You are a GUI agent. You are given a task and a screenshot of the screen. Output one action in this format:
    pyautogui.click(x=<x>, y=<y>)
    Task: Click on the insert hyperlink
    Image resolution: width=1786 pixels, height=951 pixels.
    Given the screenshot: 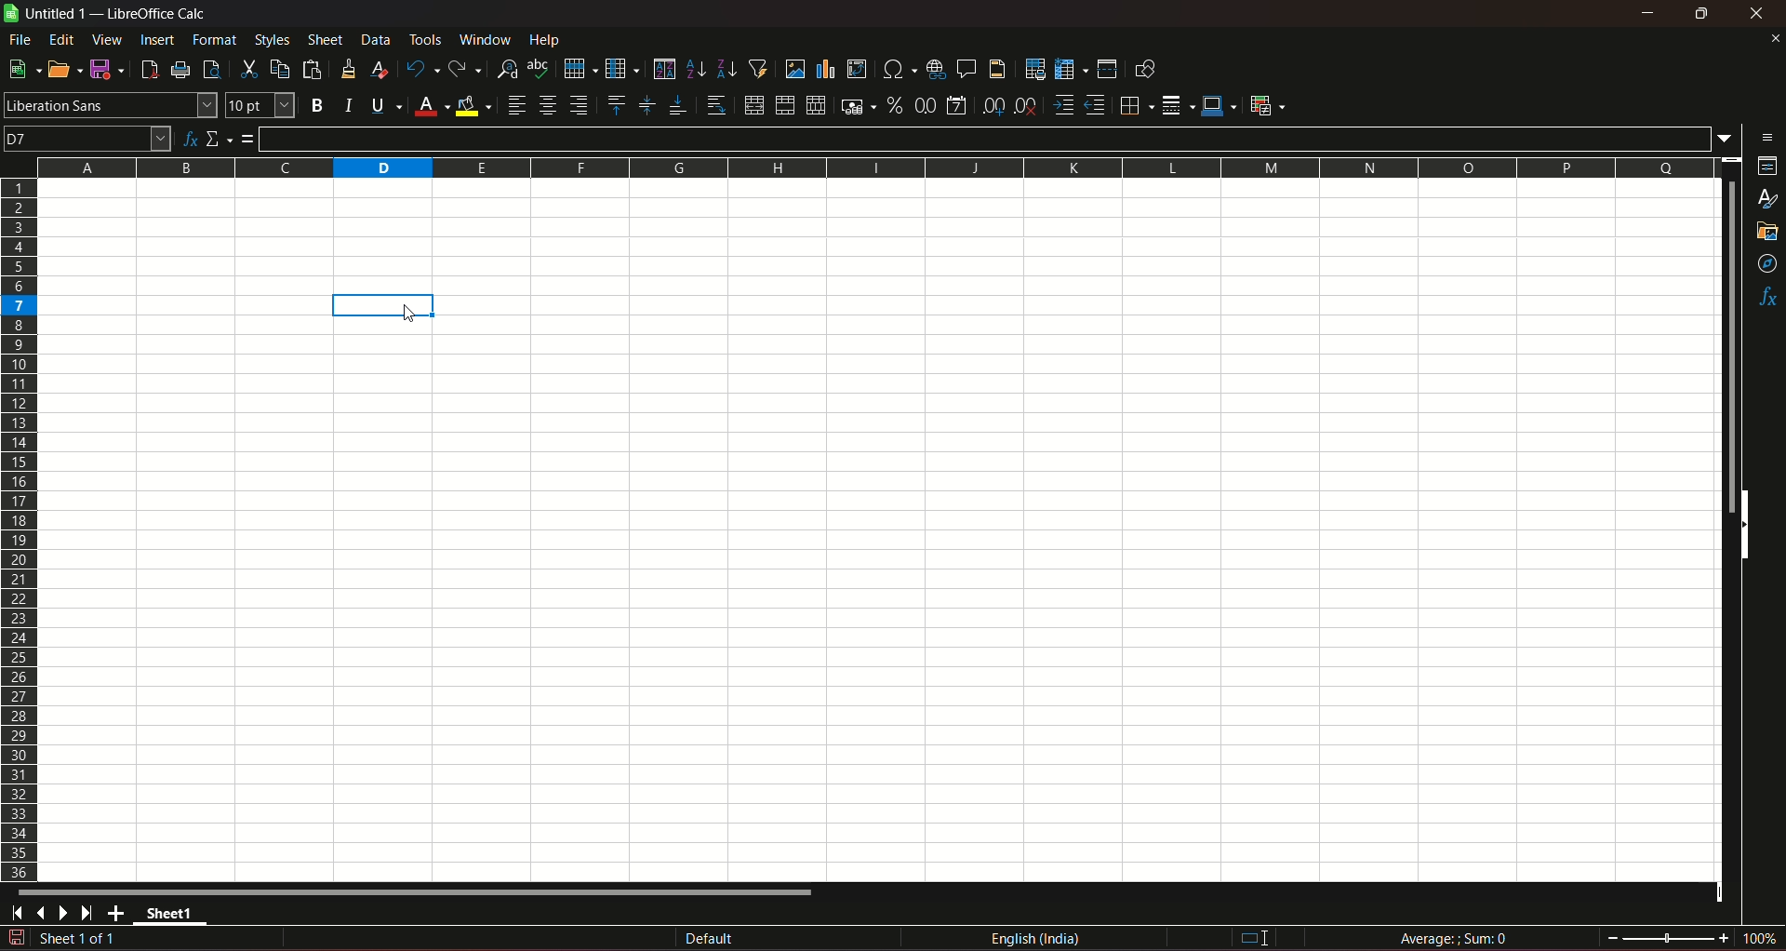 What is the action you would take?
    pyautogui.click(x=933, y=68)
    